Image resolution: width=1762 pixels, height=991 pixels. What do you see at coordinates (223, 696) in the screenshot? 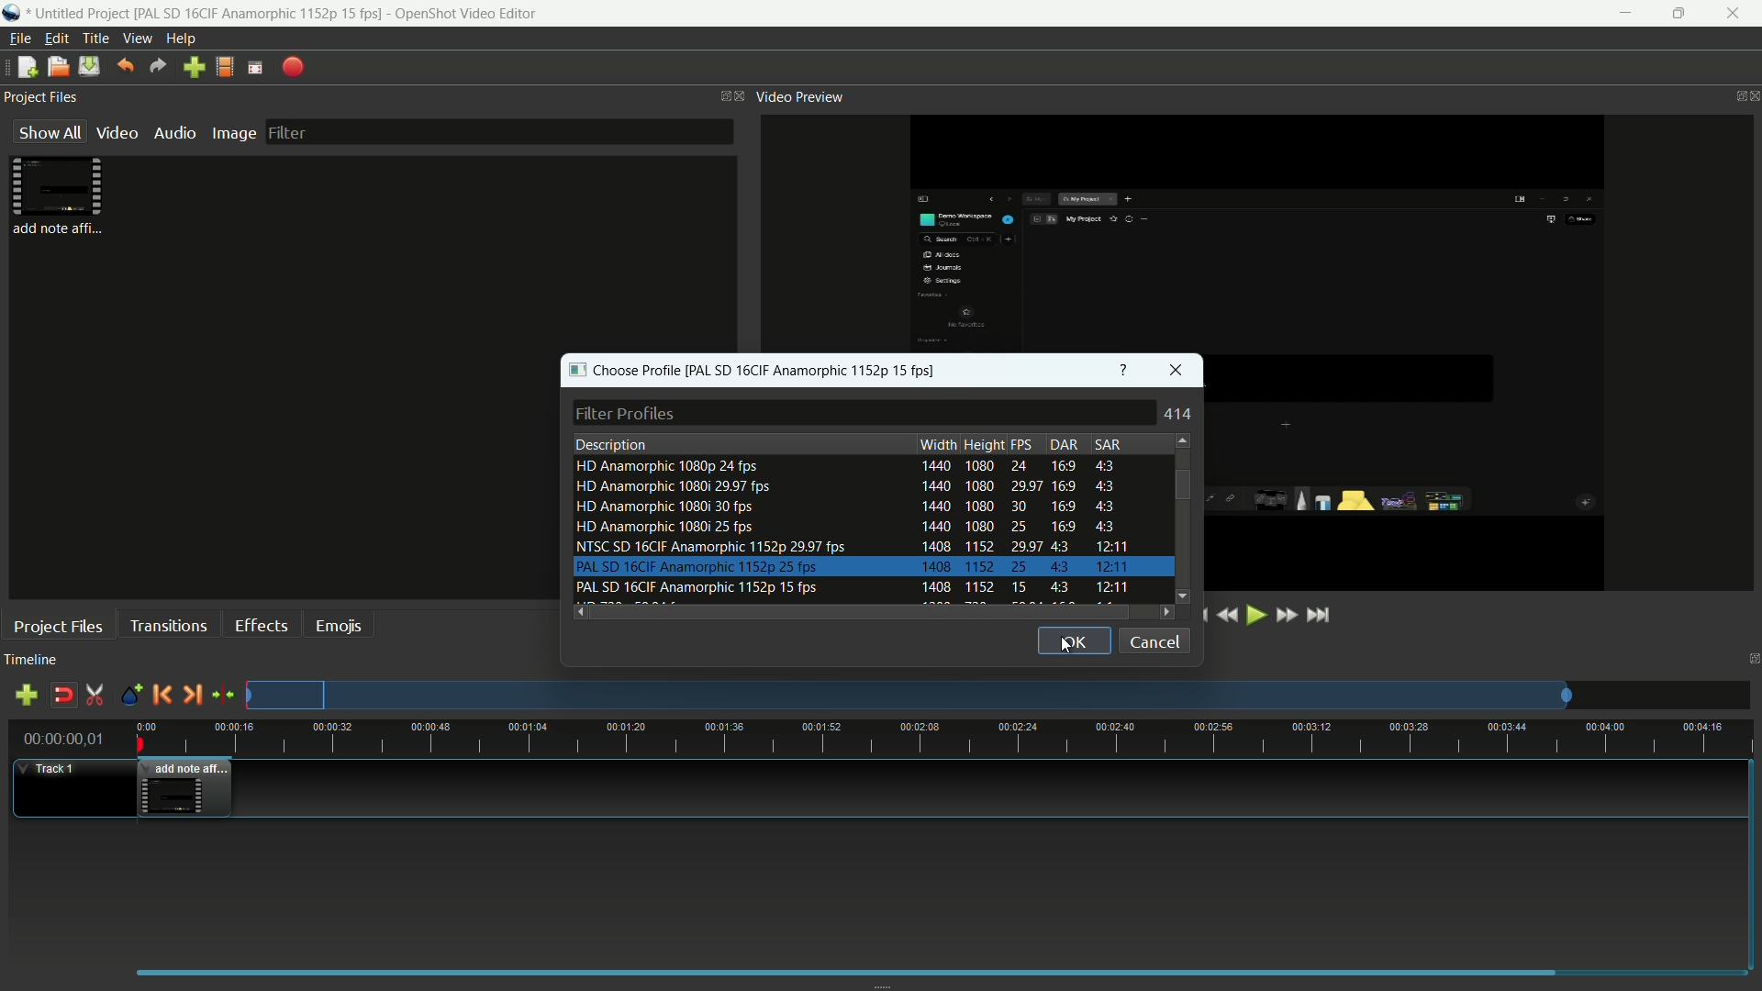
I see `center the timeline on the playhead` at bounding box center [223, 696].